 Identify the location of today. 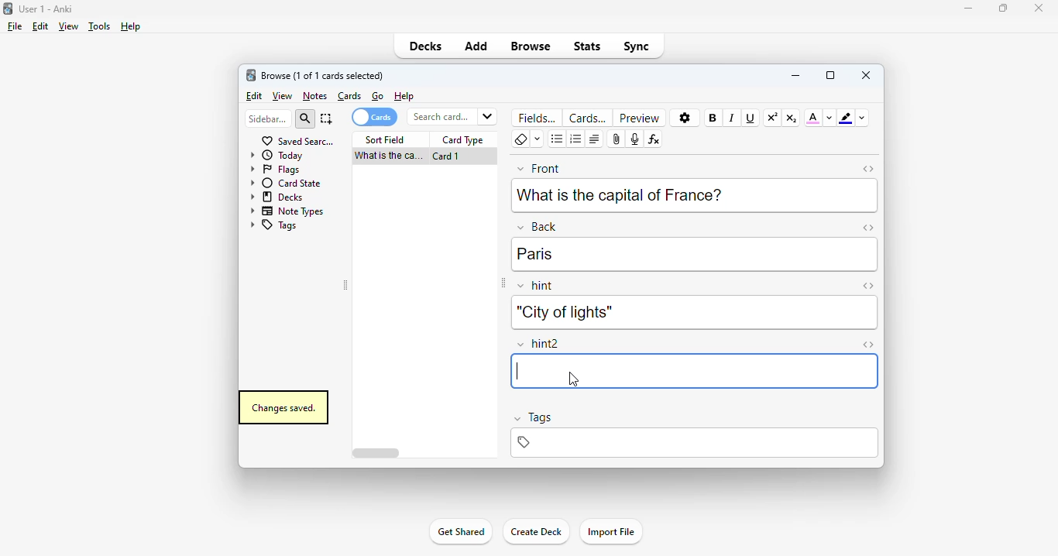
(277, 155).